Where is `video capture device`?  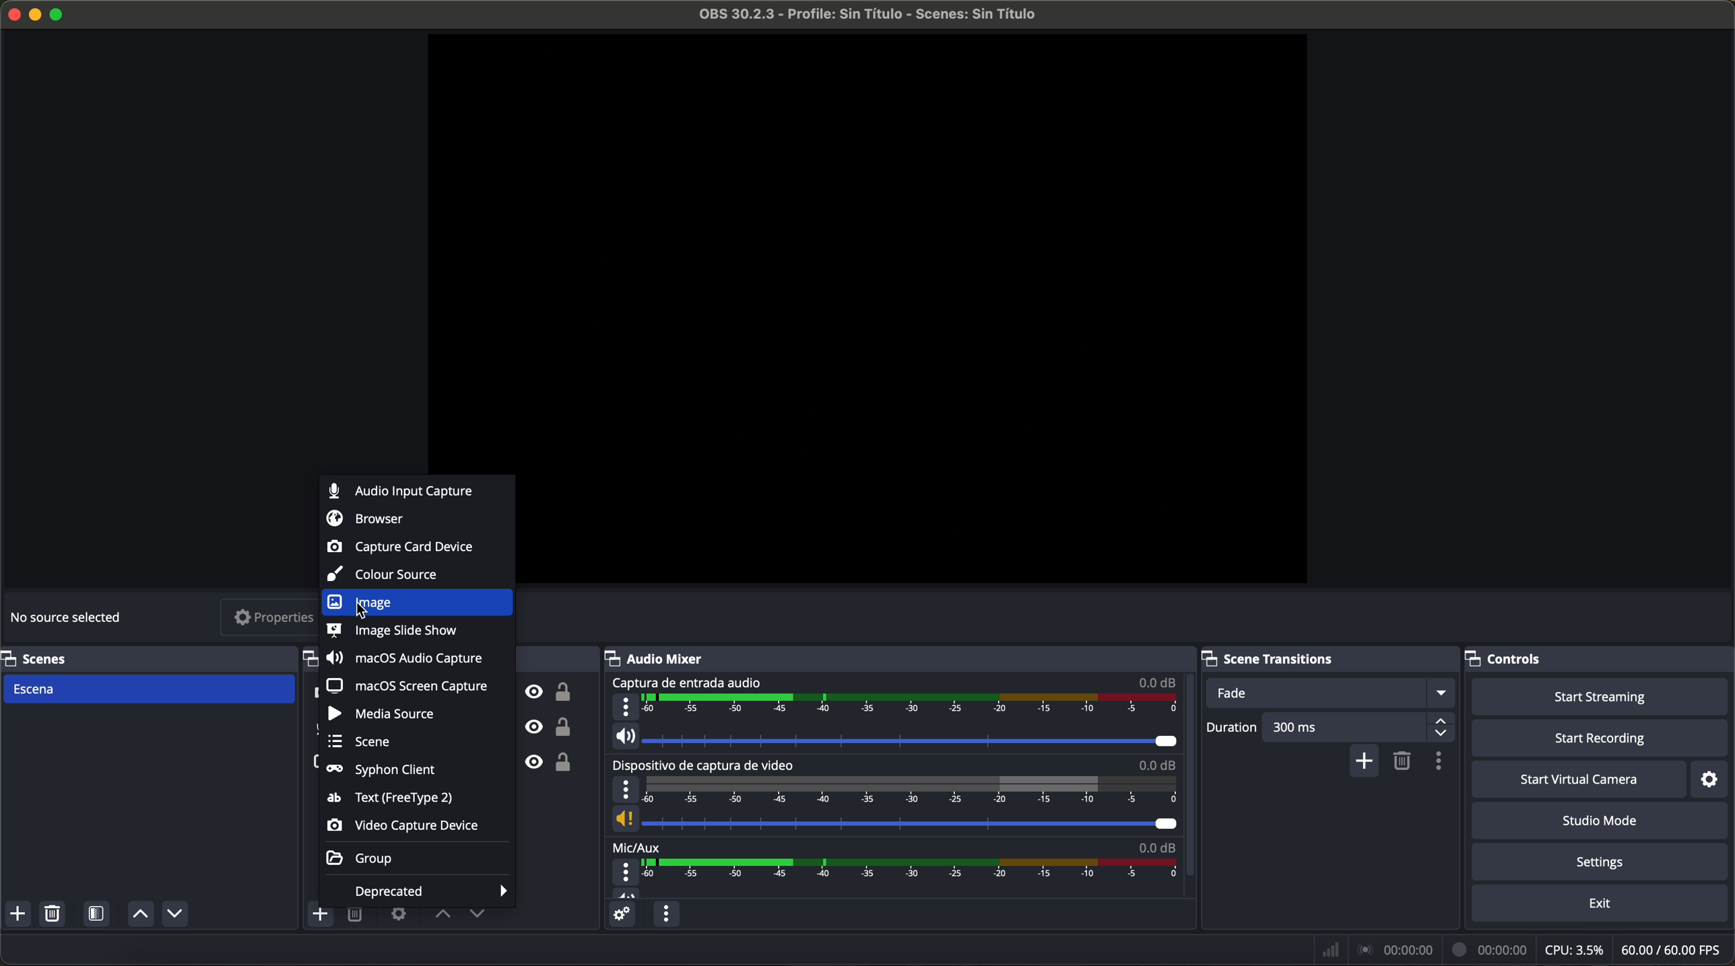 video capture device is located at coordinates (317, 693).